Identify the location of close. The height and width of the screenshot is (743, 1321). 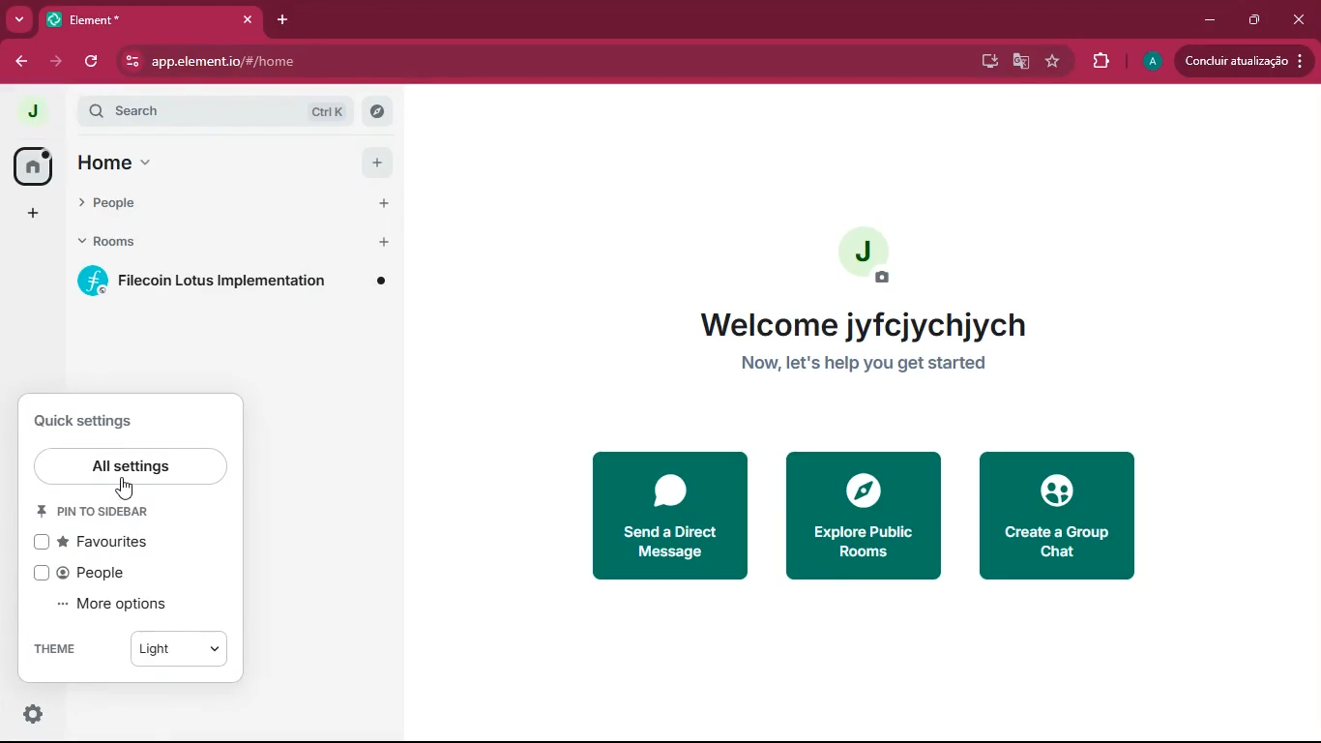
(248, 19).